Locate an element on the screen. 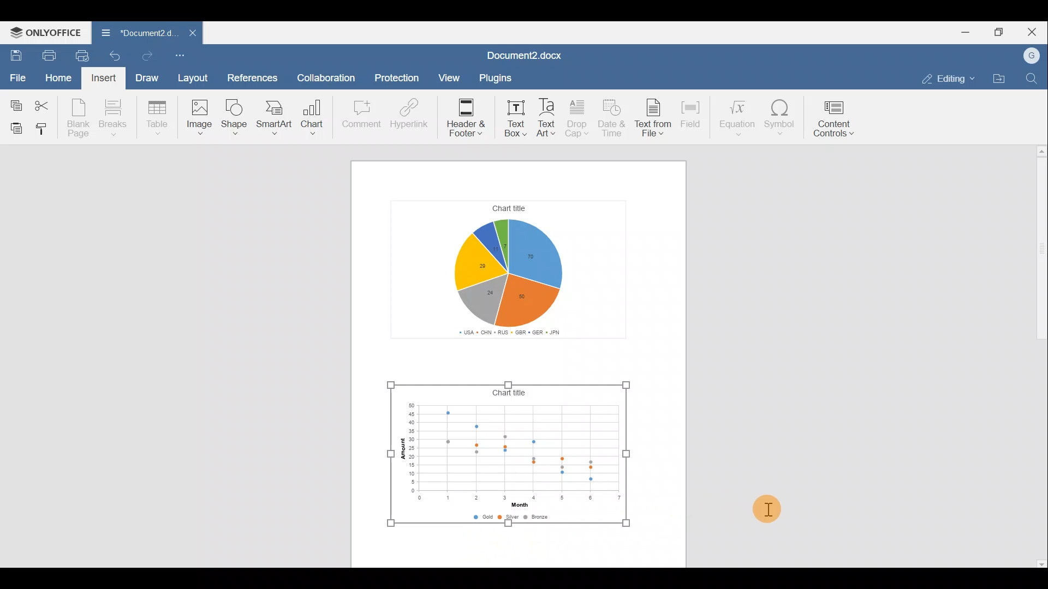 This screenshot has width=1048, height=589. Copy style is located at coordinates (45, 130).